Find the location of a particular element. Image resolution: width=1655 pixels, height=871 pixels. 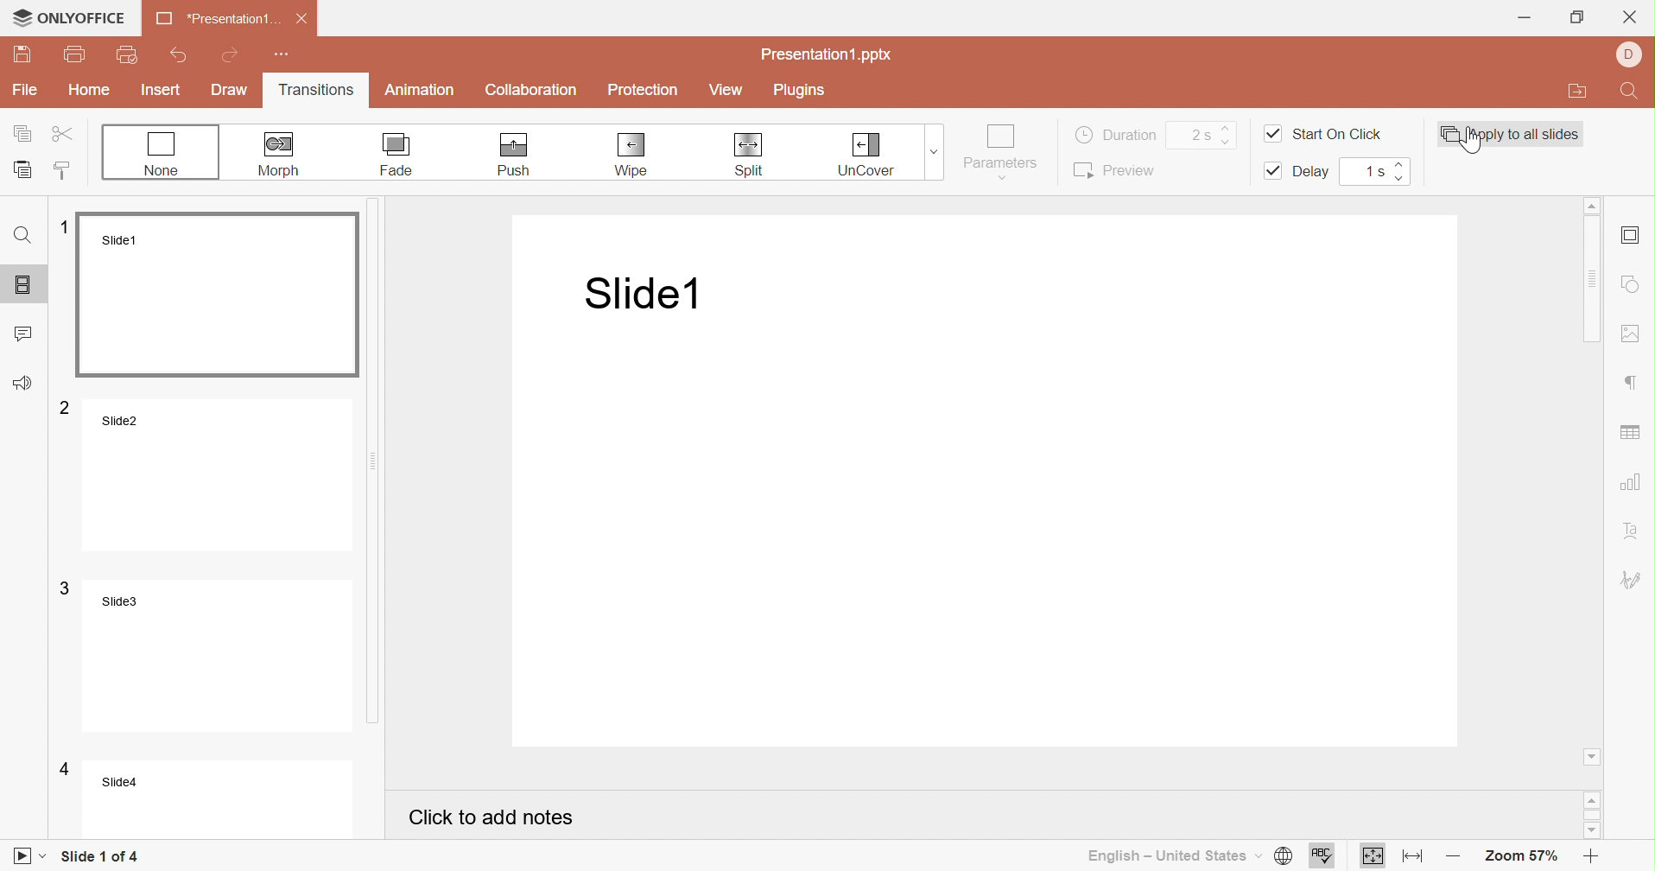

Zoom out is located at coordinates (1449, 858).